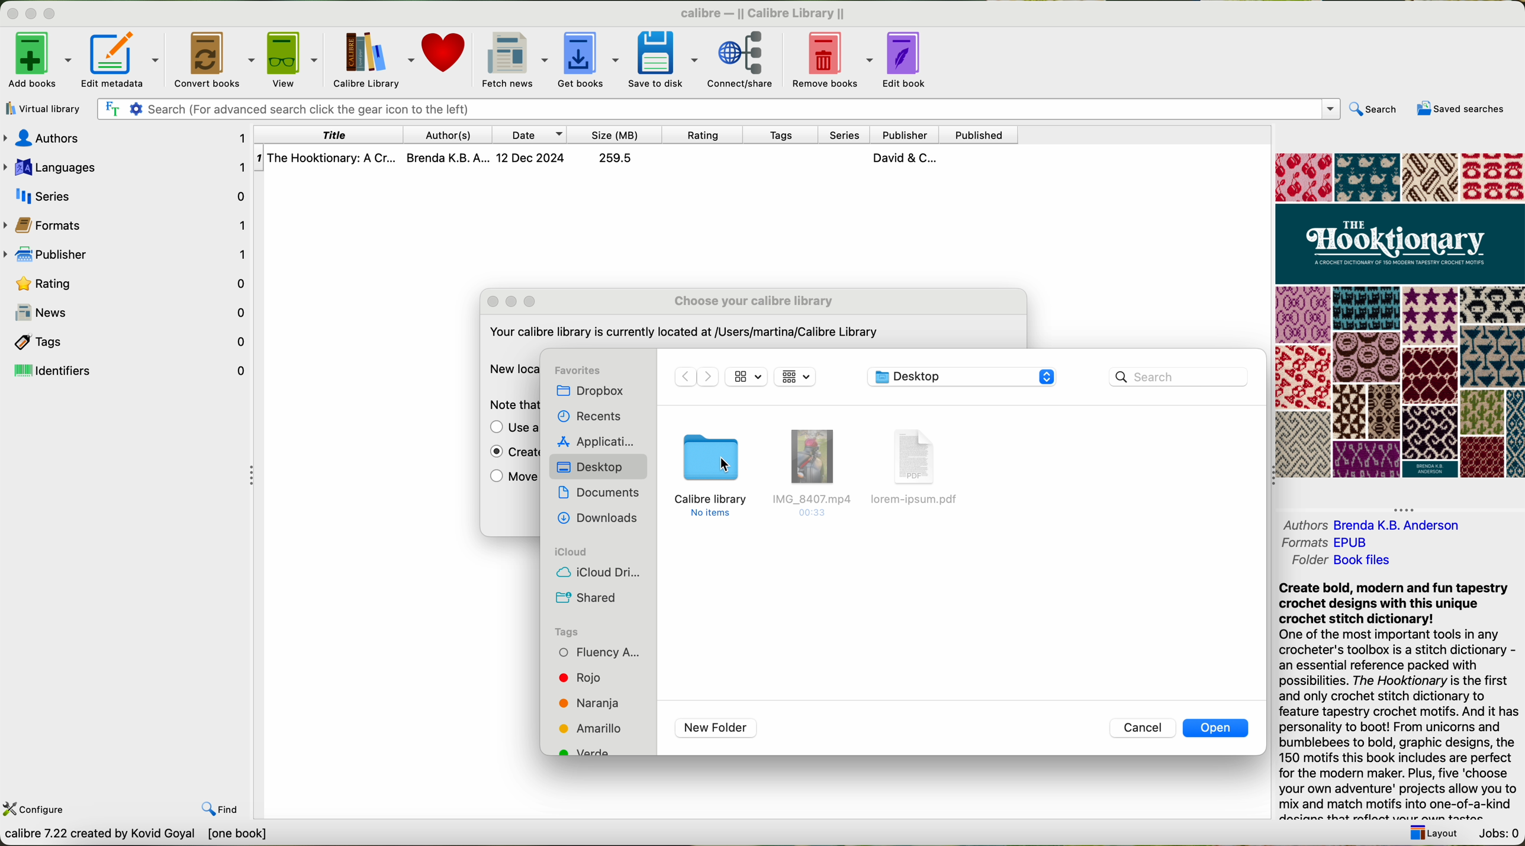 The height and width of the screenshot is (846, 1525). I want to click on cursor, so click(726, 464).